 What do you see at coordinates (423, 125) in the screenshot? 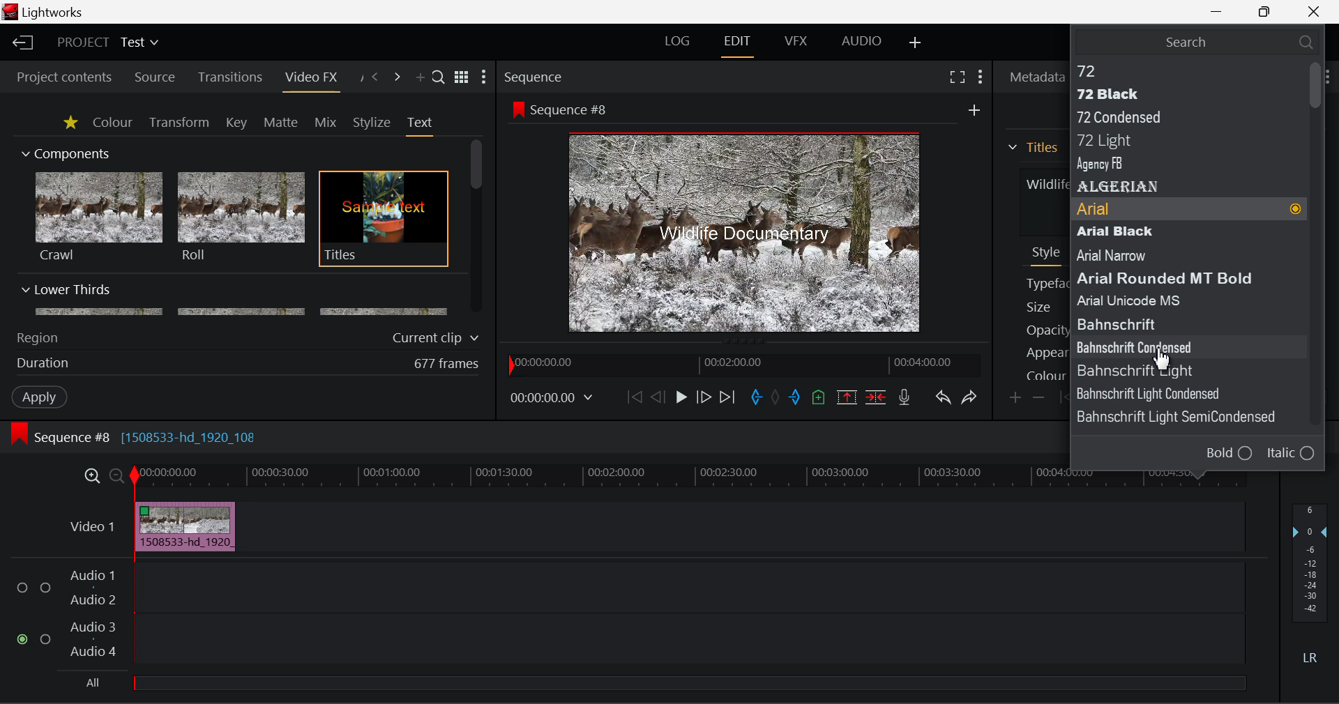
I see `Text Tab Open` at bounding box center [423, 125].